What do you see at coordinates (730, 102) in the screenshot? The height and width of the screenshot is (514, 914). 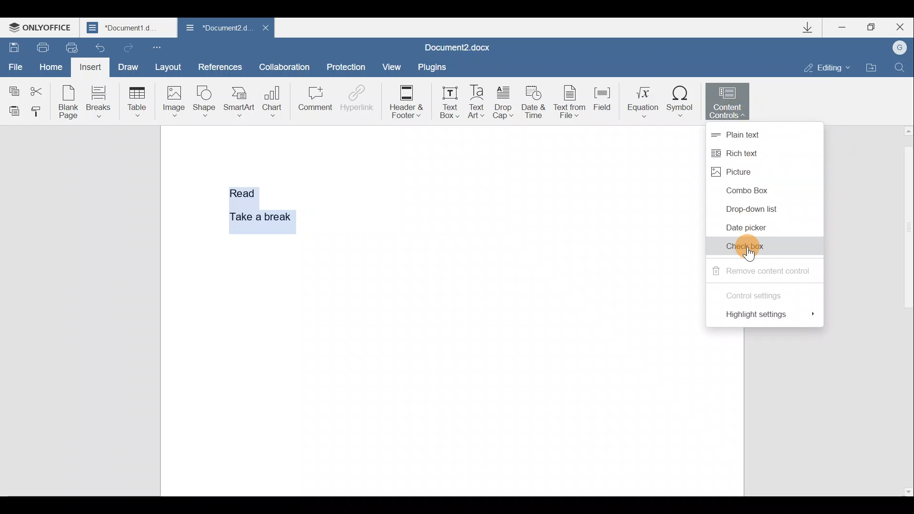 I see `Content controls` at bounding box center [730, 102].